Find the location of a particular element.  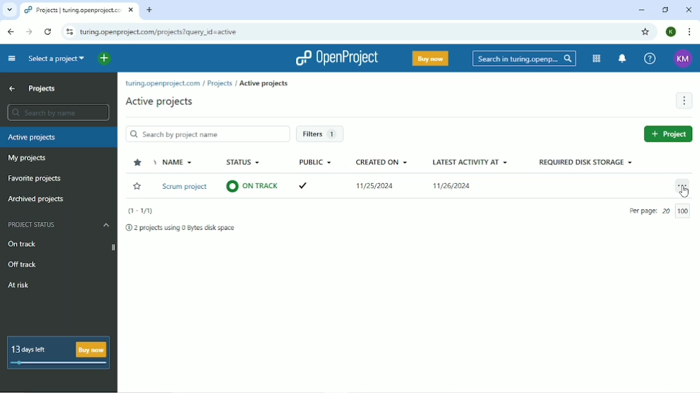

2 projects using 0 Bytes disk space is located at coordinates (182, 228).